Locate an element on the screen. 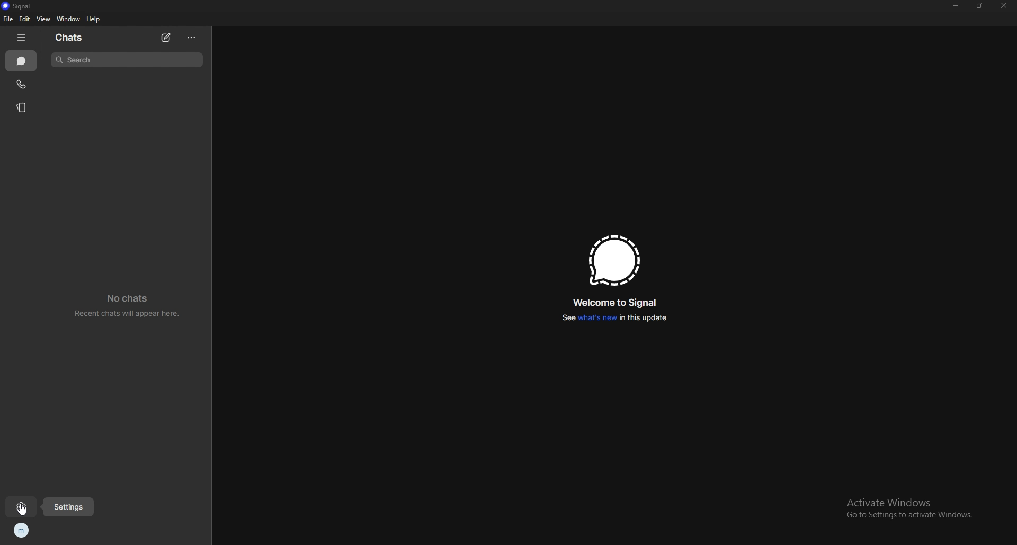  resize is located at coordinates (979, 5).